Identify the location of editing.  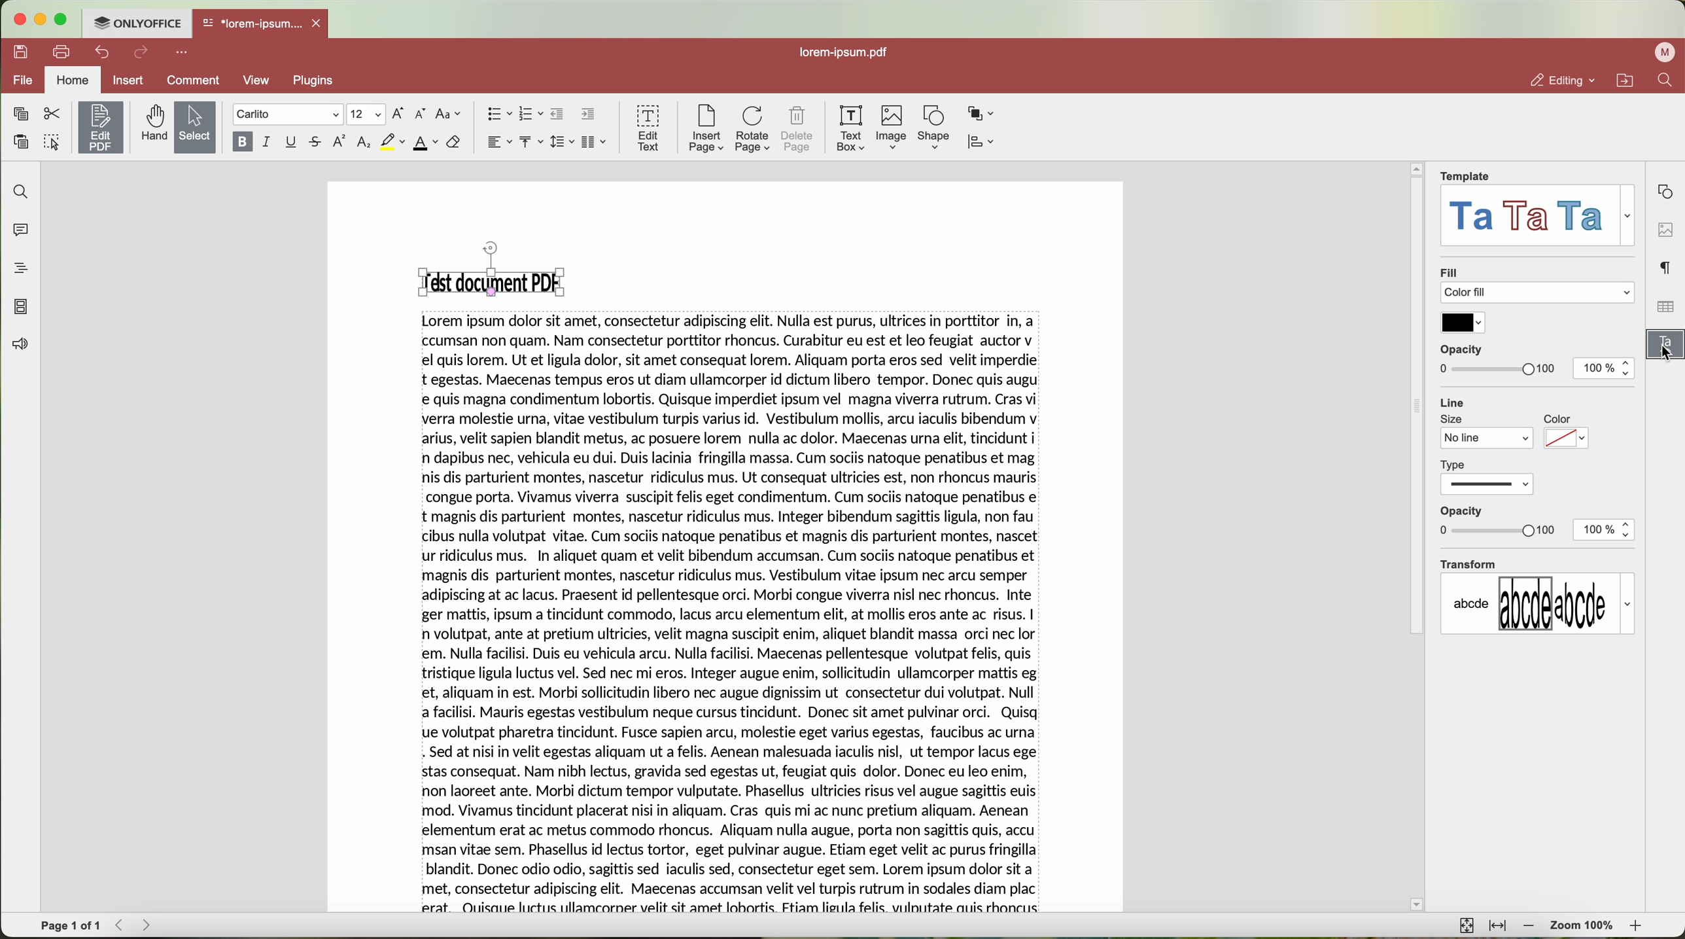
(1563, 80).